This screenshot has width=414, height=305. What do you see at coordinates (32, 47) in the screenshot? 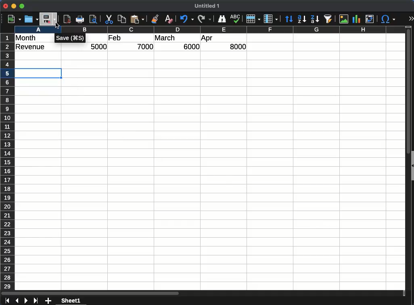
I see `revenue` at bounding box center [32, 47].